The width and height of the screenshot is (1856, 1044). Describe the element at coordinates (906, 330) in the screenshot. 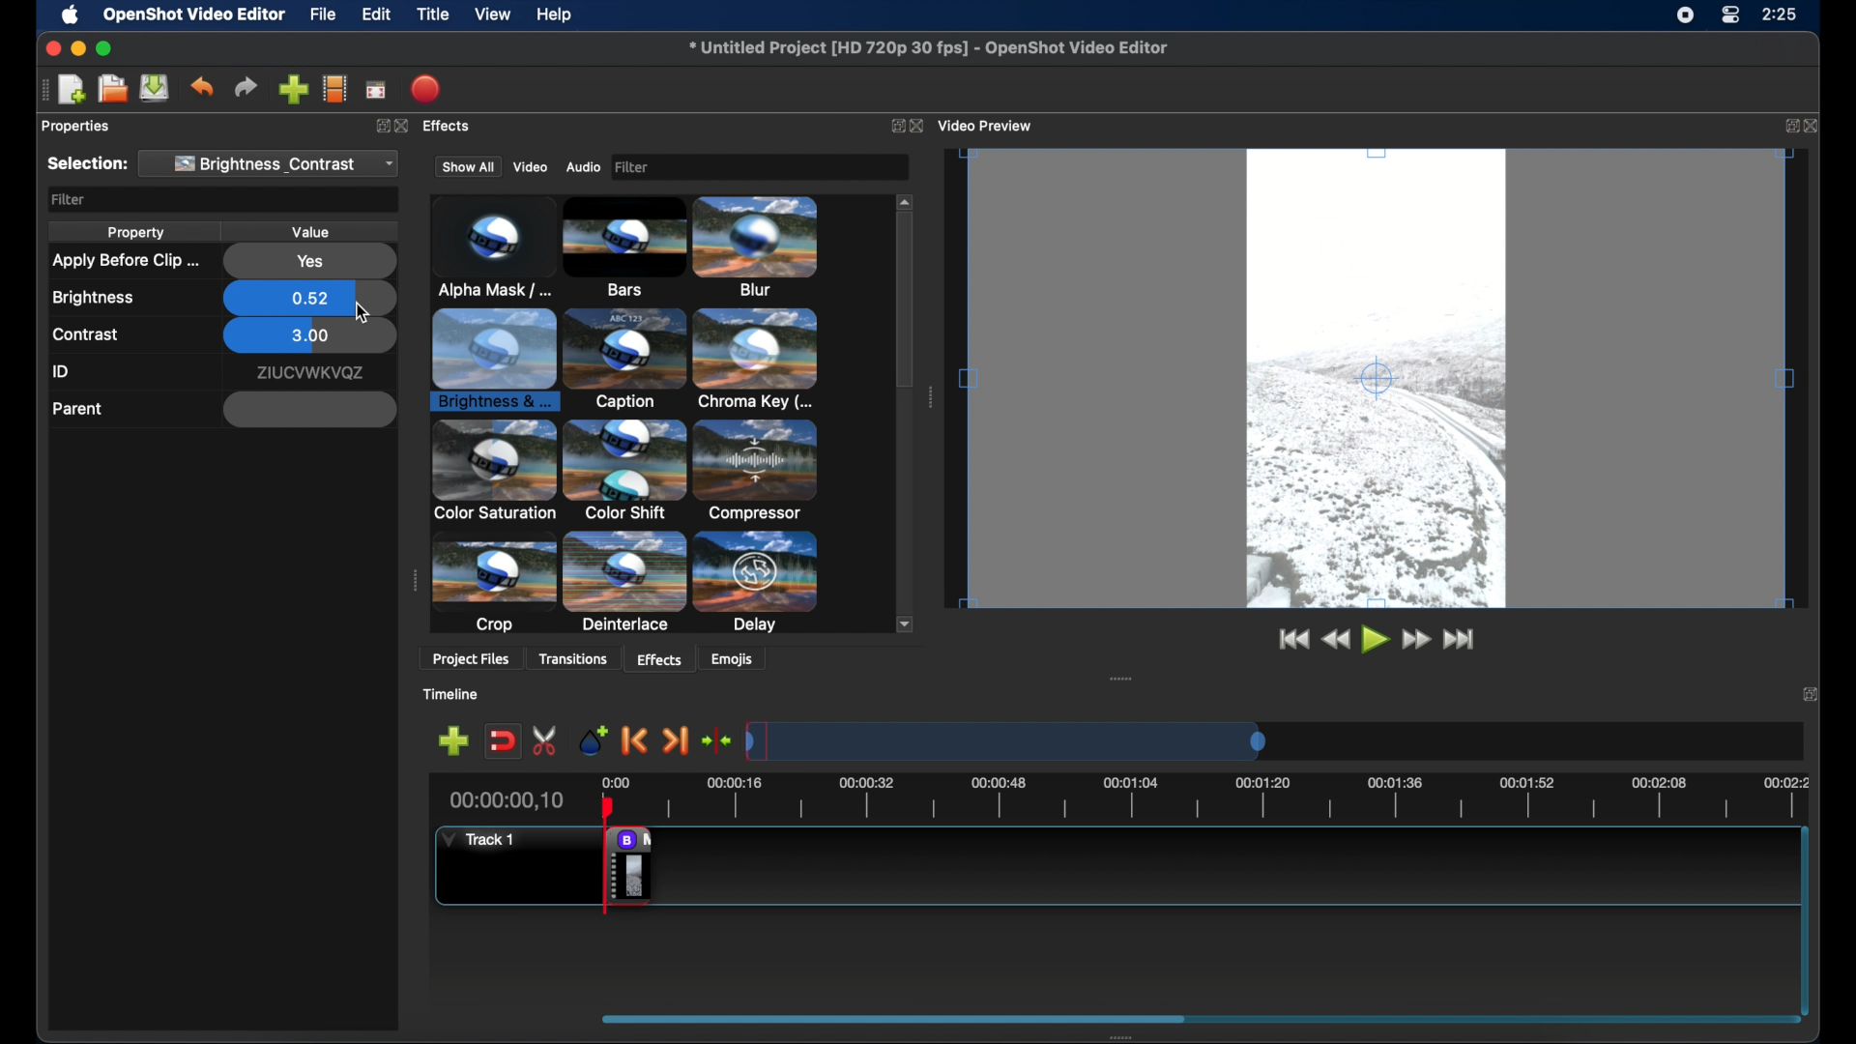

I see `scroll box` at that location.